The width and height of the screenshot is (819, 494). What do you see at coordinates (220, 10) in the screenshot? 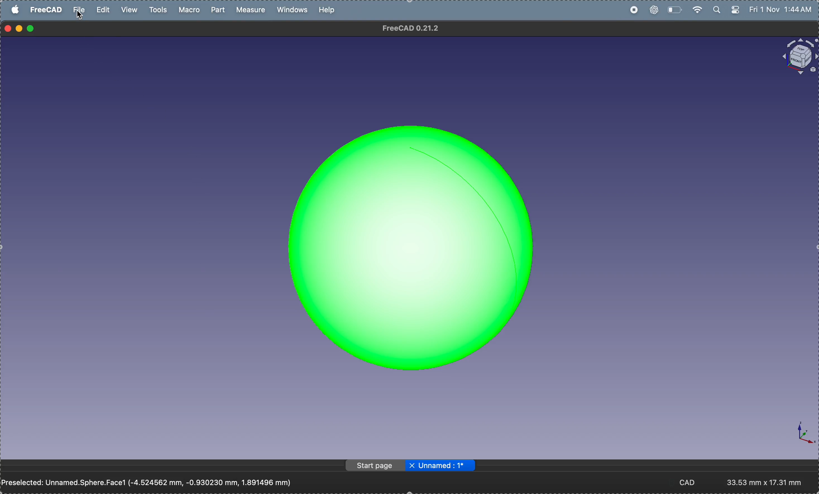
I see `part` at bounding box center [220, 10].